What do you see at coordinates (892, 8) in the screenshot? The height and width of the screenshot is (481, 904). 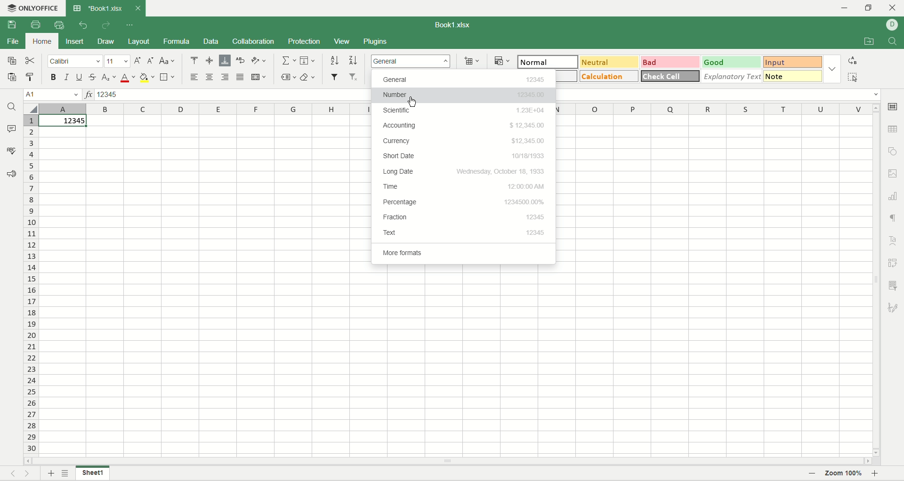 I see `close` at bounding box center [892, 8].